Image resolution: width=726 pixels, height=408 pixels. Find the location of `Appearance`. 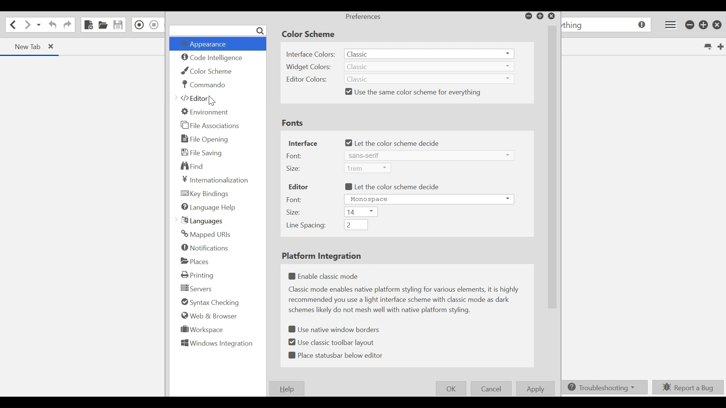

Appearance is located at coordinates (208, 45).